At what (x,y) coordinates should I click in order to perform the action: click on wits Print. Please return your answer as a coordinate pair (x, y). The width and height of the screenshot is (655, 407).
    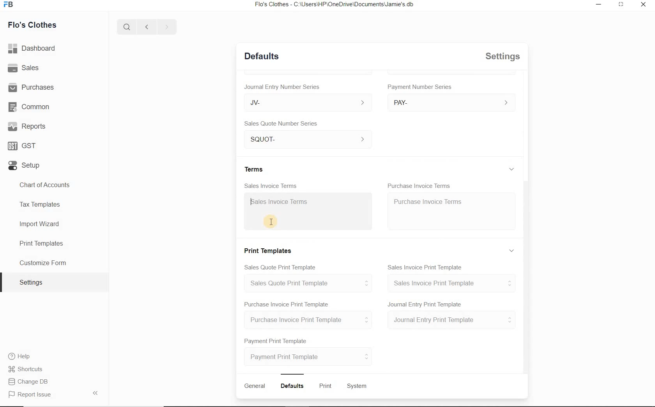
    Looking at the image, I should click on (324, 386).